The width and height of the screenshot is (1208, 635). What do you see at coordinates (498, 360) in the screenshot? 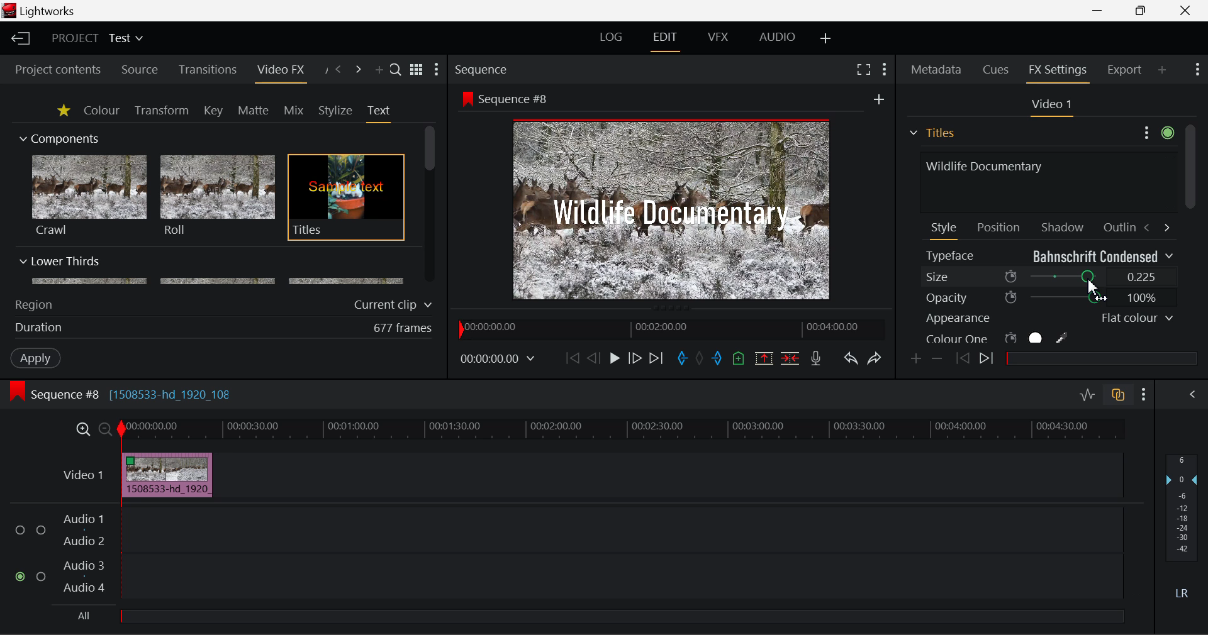
I see `Frame Time` at bounding box center [498, 360].